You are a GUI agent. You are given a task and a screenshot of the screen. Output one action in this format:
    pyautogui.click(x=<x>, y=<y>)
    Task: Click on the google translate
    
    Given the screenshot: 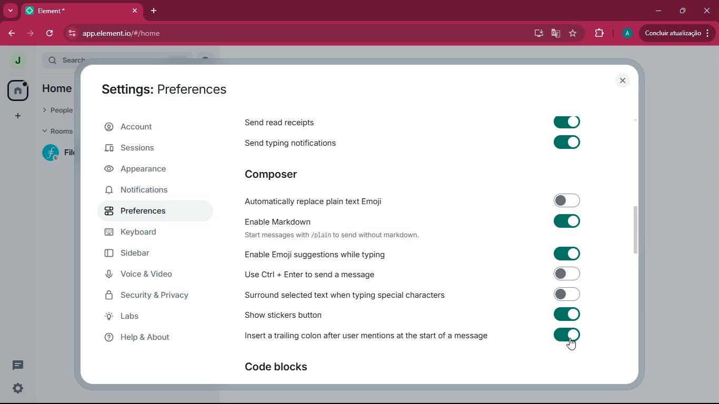 What is the action you would take?
    pyautogui.click(x=555, y=35)
    